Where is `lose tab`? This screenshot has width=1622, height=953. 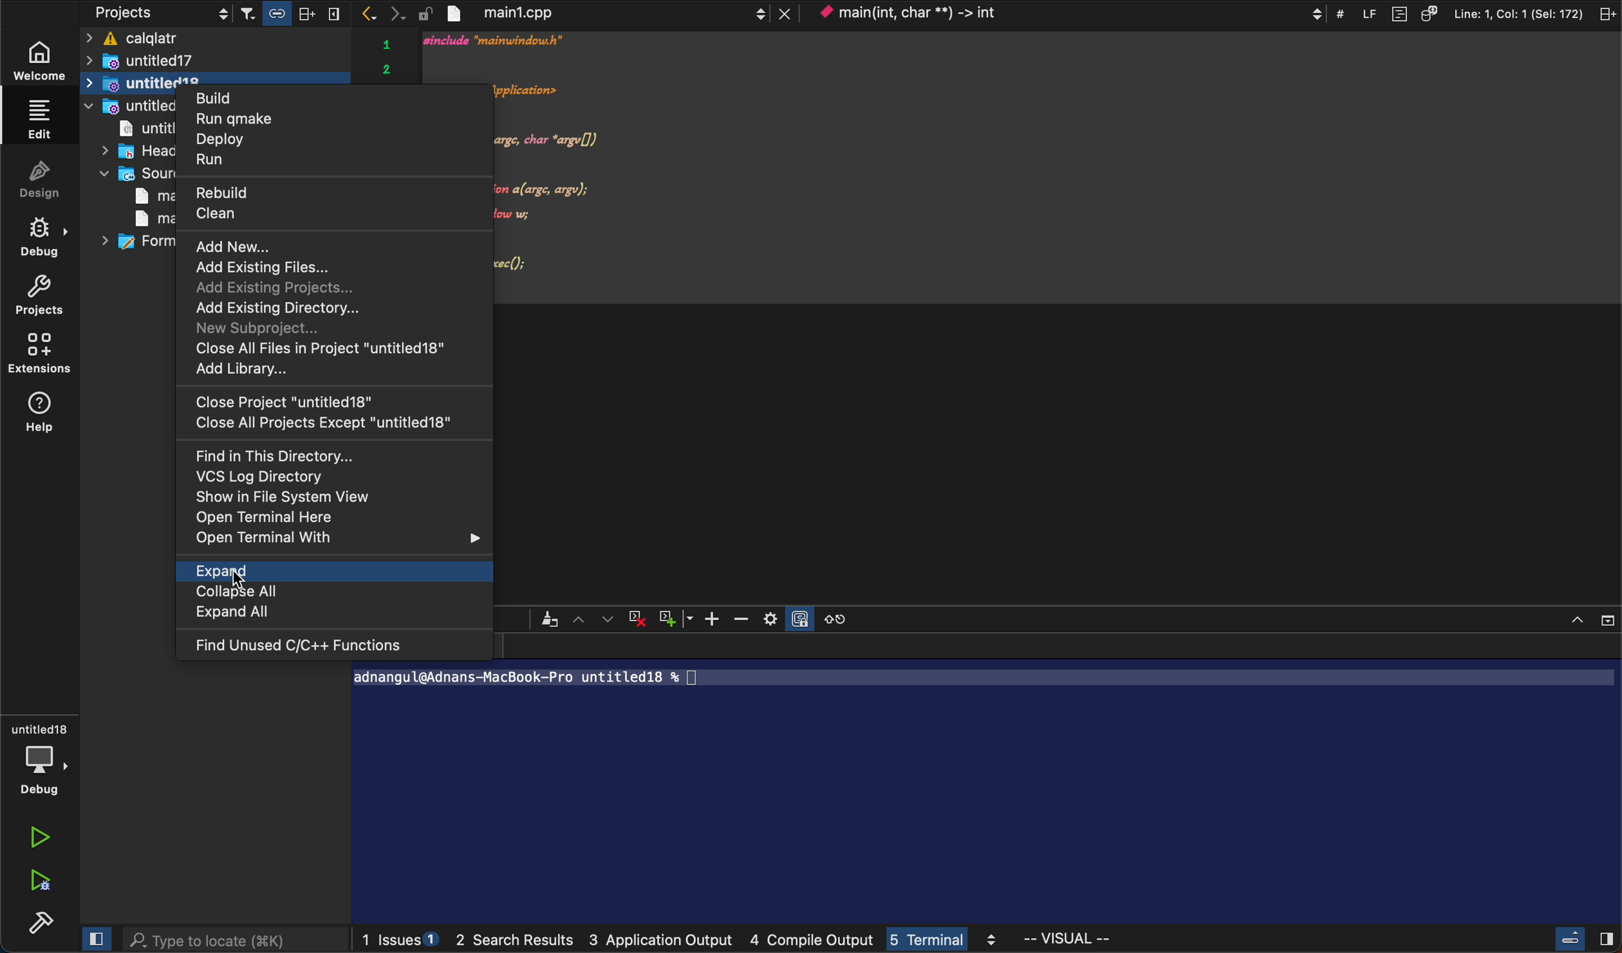 lose tab is located at coordinates (786, 14).